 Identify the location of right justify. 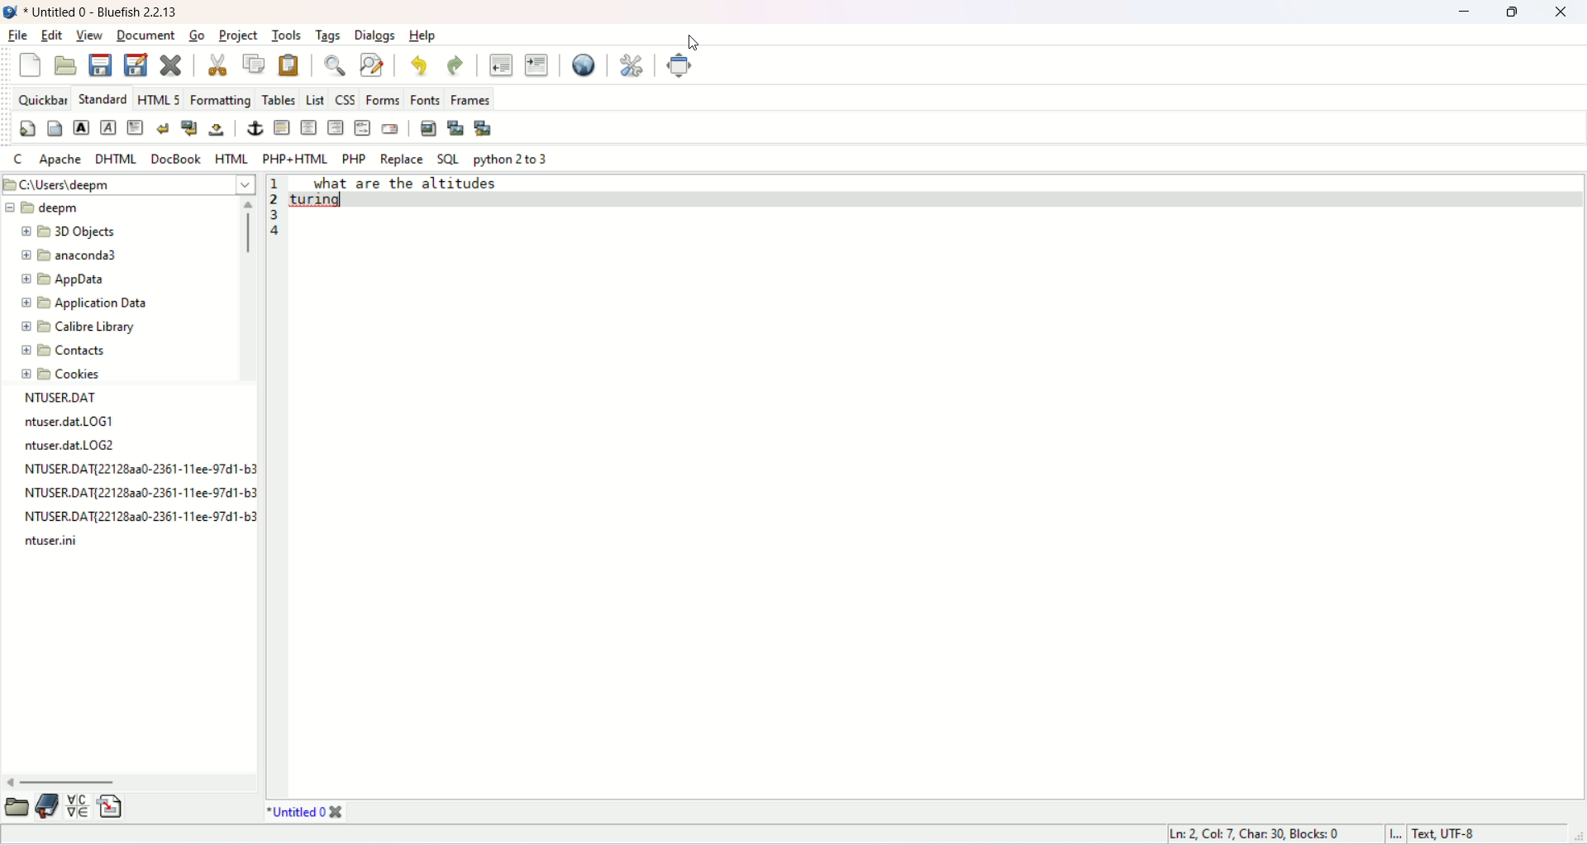
(336, 127).